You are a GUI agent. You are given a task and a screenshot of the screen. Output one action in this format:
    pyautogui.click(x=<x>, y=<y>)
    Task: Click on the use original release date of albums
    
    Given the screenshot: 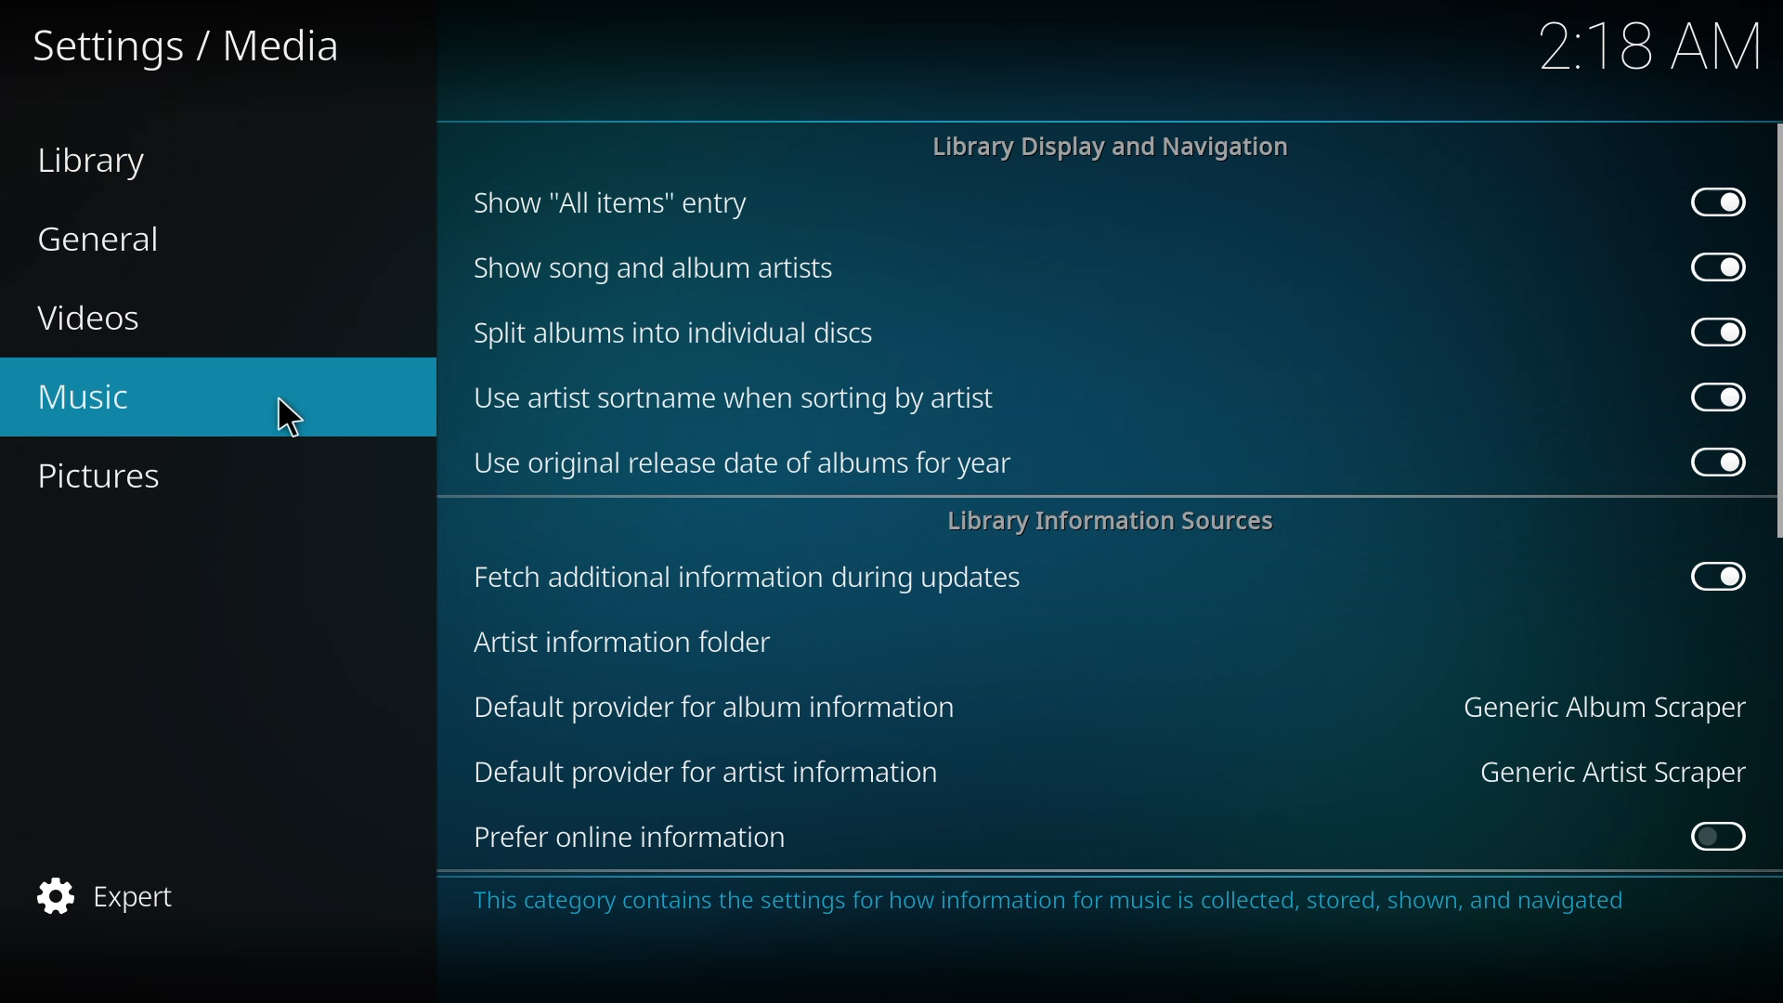 What is the action you would take?
    pyautogui.click(x=752, y=462)
    